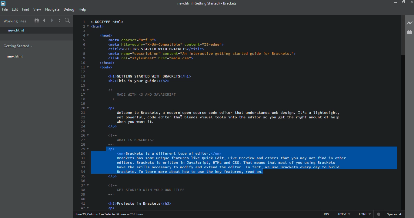  Describe the element at coordinates (5, 9) in the screenshot. I see `file` at that location.